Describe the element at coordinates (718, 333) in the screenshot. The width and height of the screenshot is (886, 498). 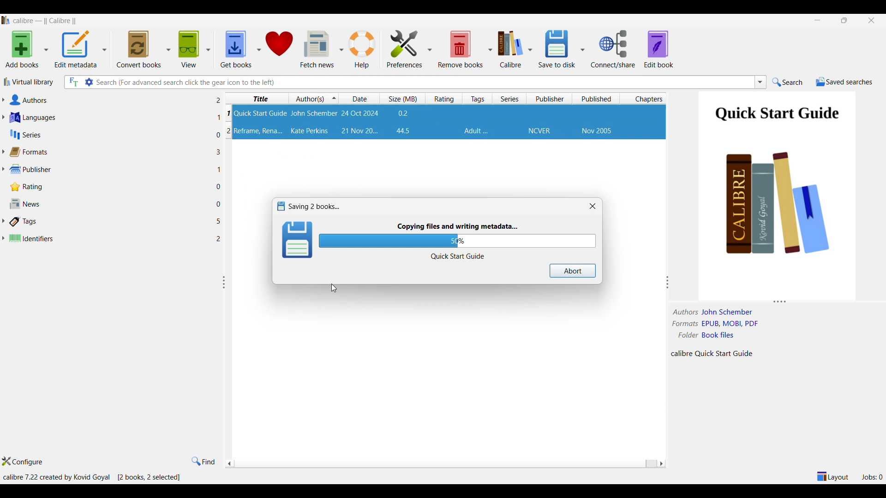
I see `Book details` at that location.